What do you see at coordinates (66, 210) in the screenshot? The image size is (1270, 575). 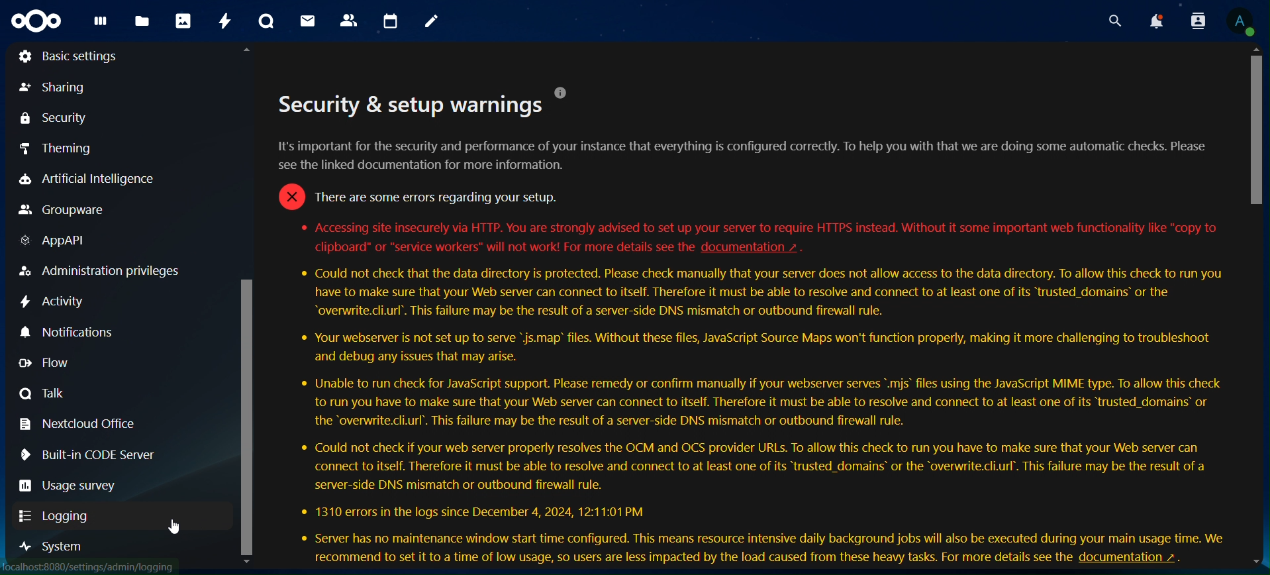 I see `groupware` at bounding box center [66, 210].